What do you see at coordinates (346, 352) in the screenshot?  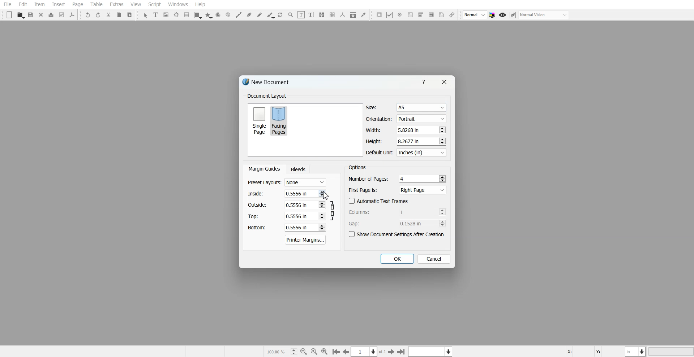 I see `Go to the previous page` at bounding box center [346, 352].